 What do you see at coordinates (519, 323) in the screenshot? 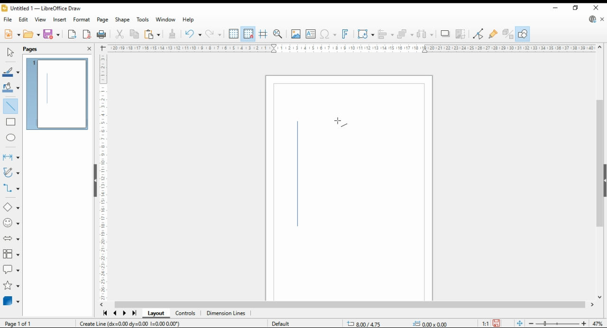
I see `fit document to window` at bounding box center [519, 323].